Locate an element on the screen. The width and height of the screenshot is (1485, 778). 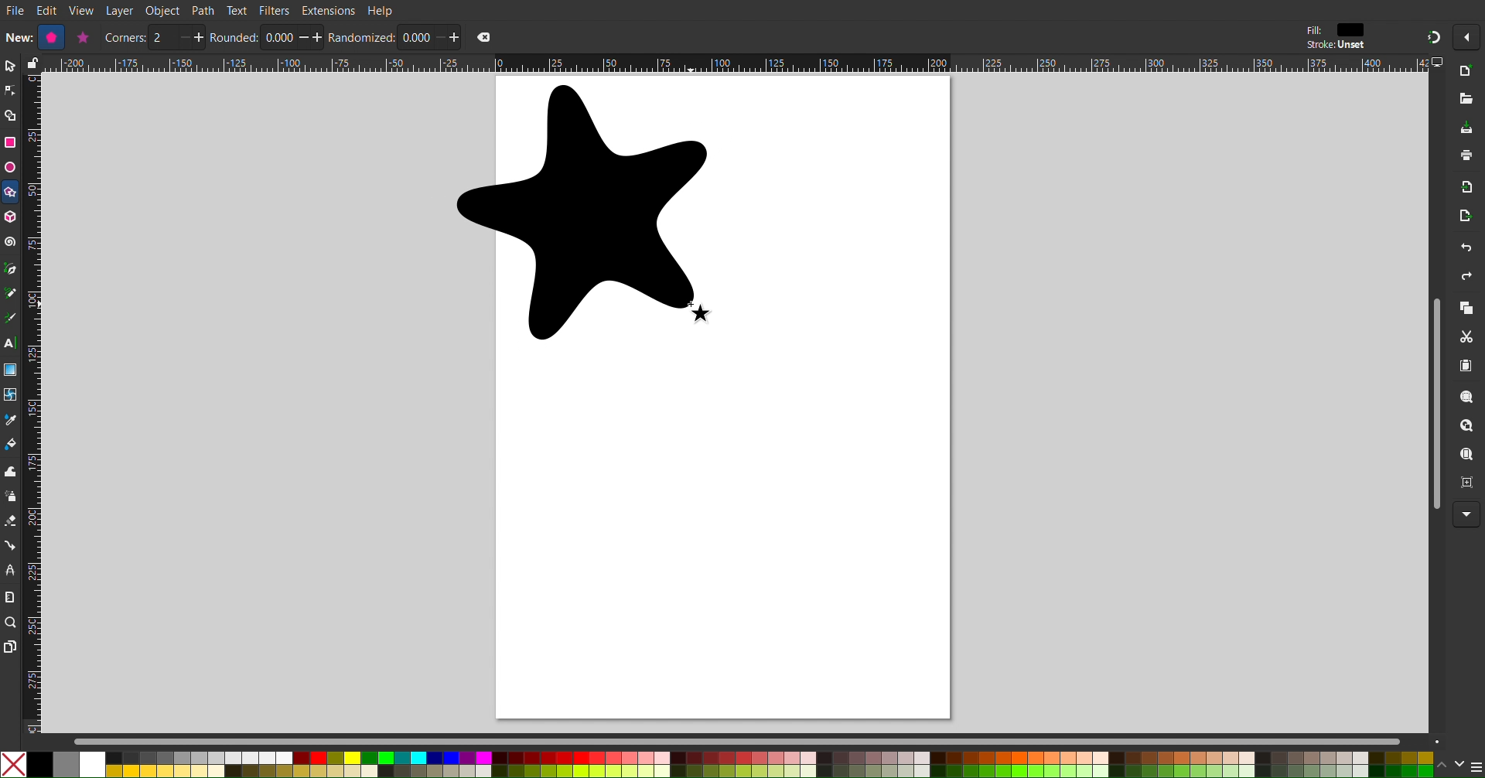
Zoom Drawing is located at coordinates (1468, 428).